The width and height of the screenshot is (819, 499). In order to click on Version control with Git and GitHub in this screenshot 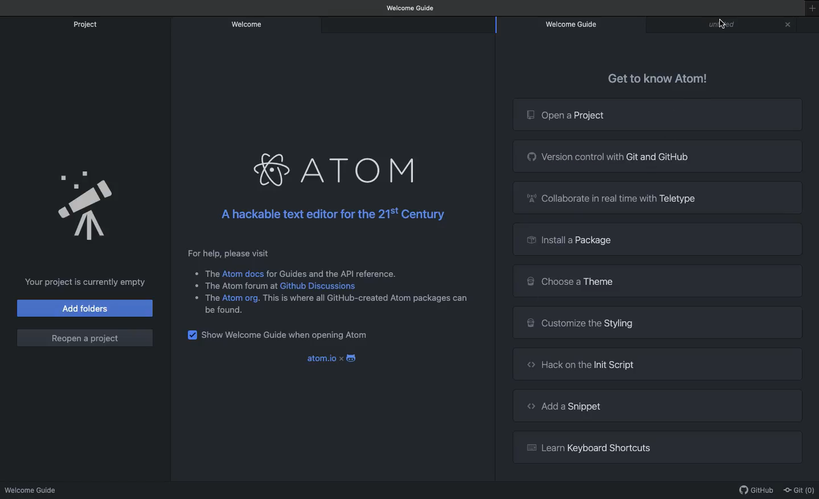, I will do `click(669, 157)`.